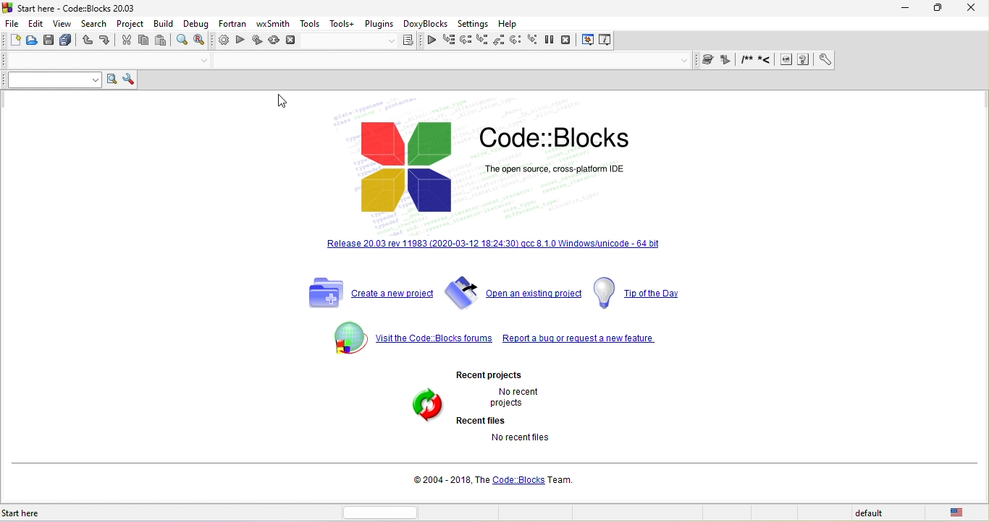 The width and height of the screenshot is (989, 522). Describe the element at coordinates (68, 29) in the screenshot. I see `cursor` at that location.